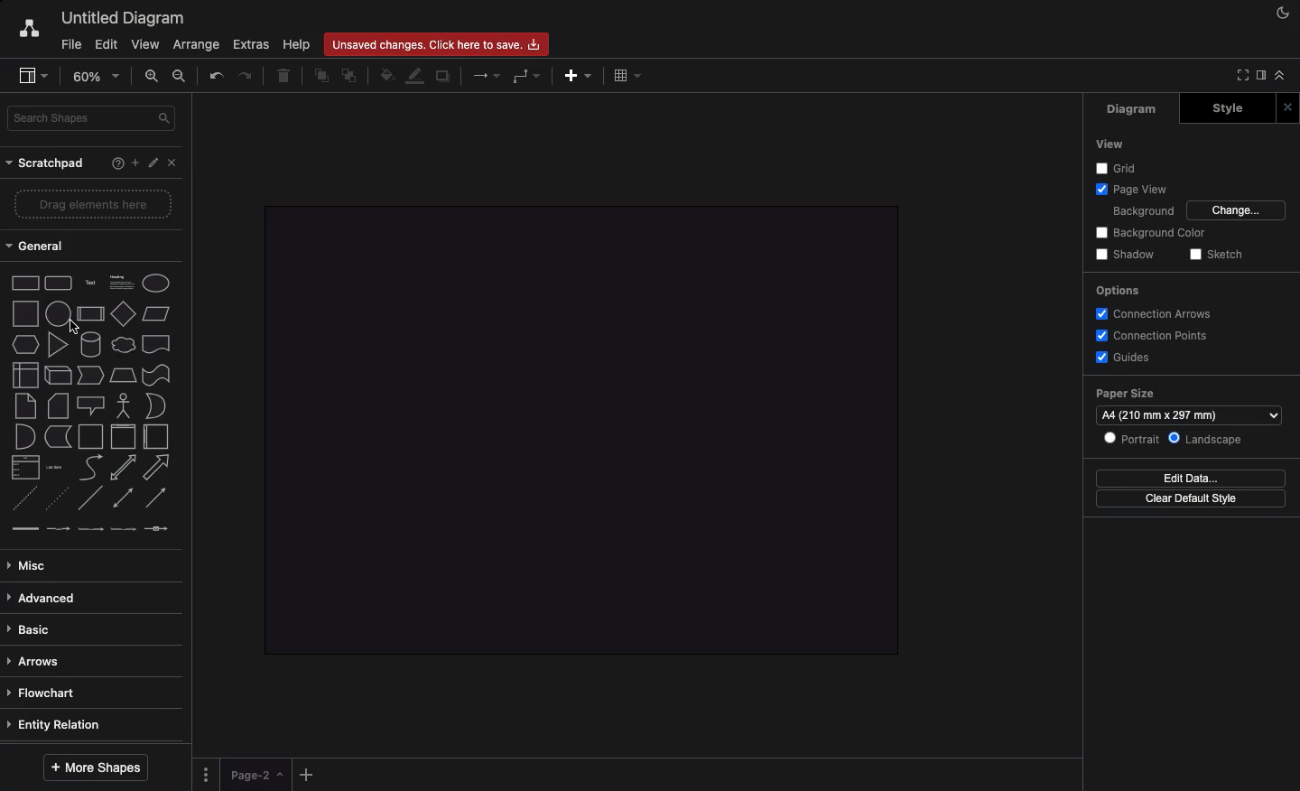 The image size is (1300, 791). What do you see at coordinates (153, 77) in the screenshot?
I see `Zoom in` at bounding box center [153, 77].